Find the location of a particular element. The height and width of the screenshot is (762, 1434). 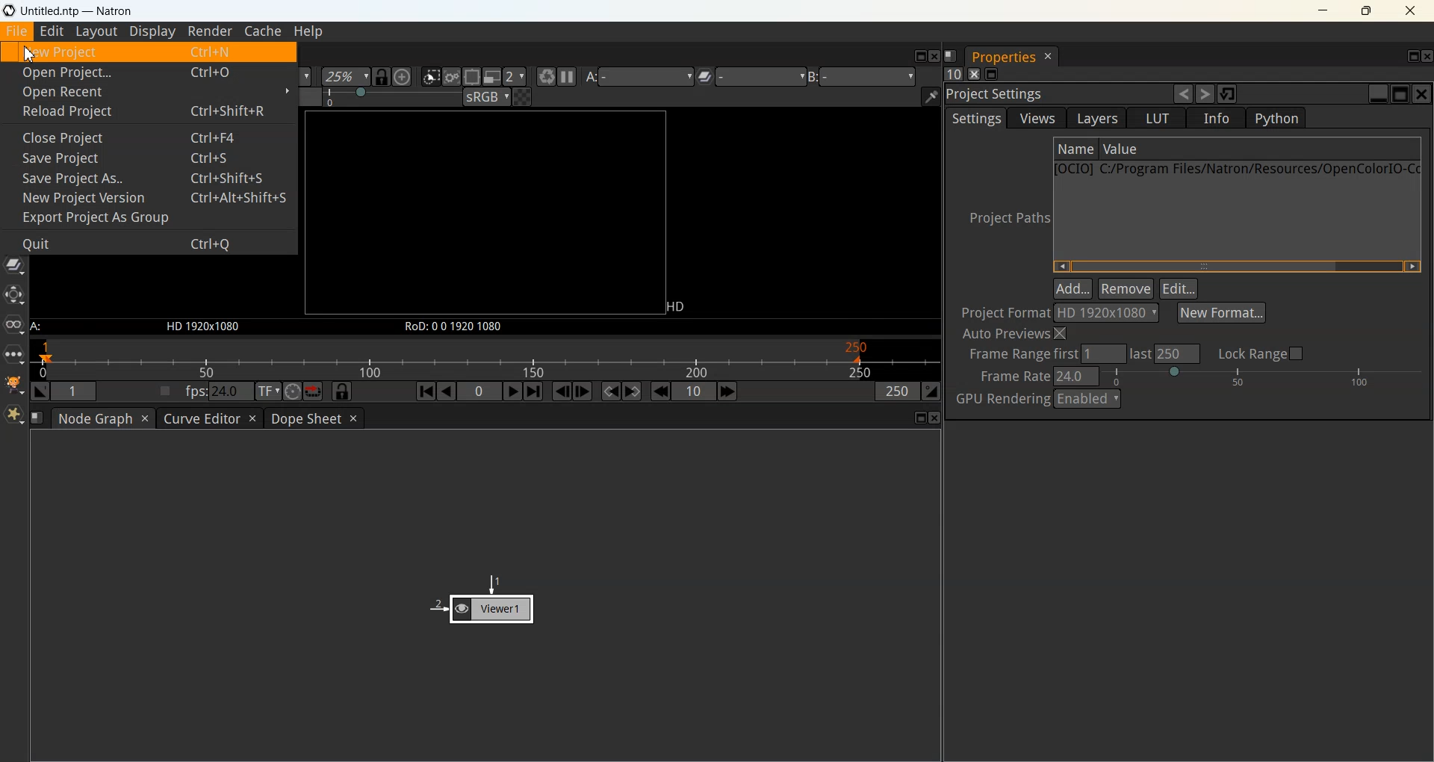

Name of file is located at coordinates (1075, 149).